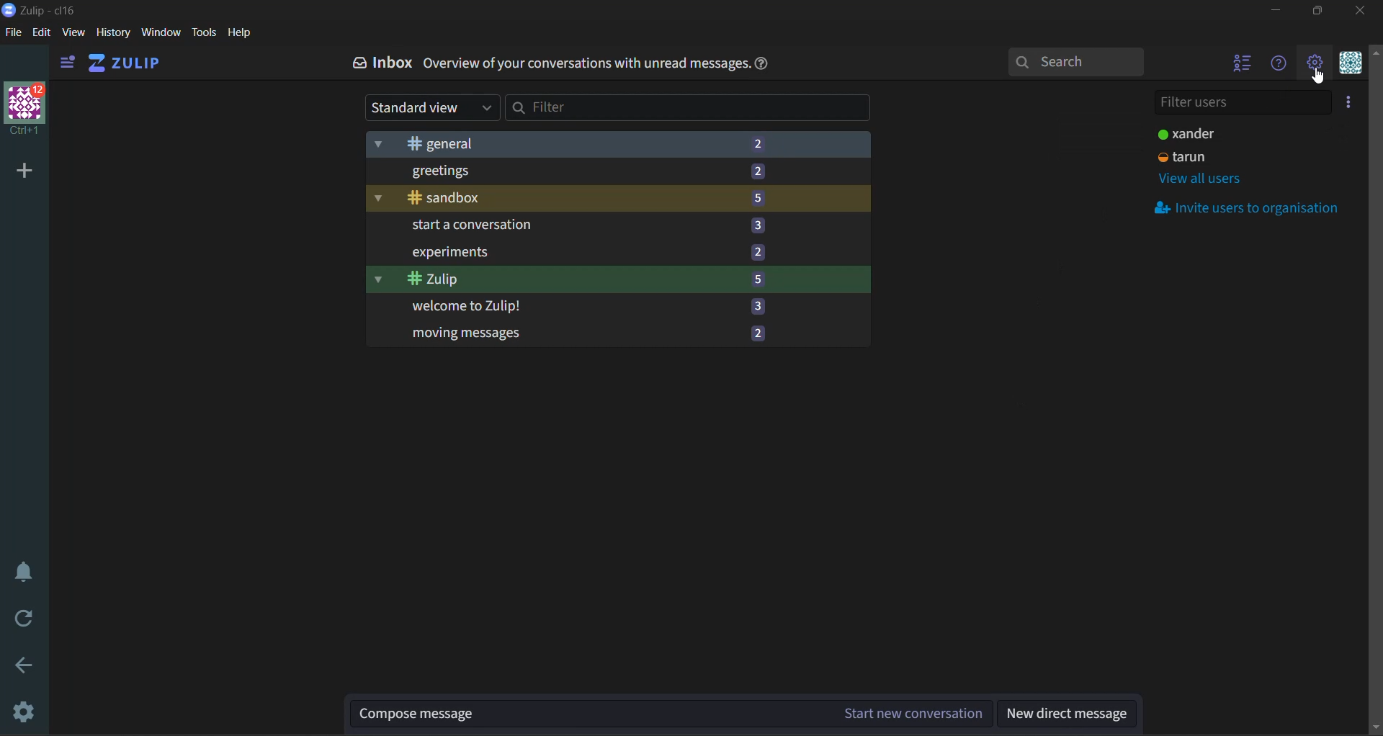  I want to click on view, so click(76, 34).